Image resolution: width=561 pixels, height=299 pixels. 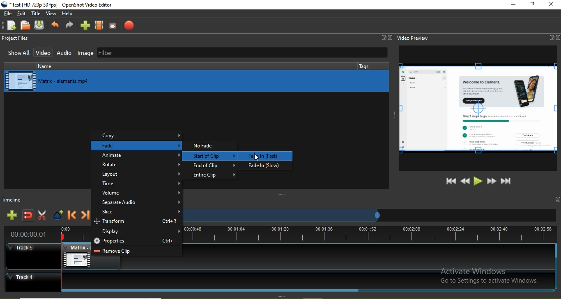 I want to click on Video preview, so click(x=414, y=38).